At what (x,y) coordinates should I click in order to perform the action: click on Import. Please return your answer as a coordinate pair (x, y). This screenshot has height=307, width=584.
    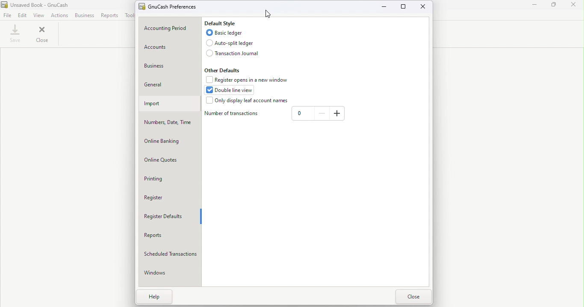
    Looking at the image, I should click on (169, 104).